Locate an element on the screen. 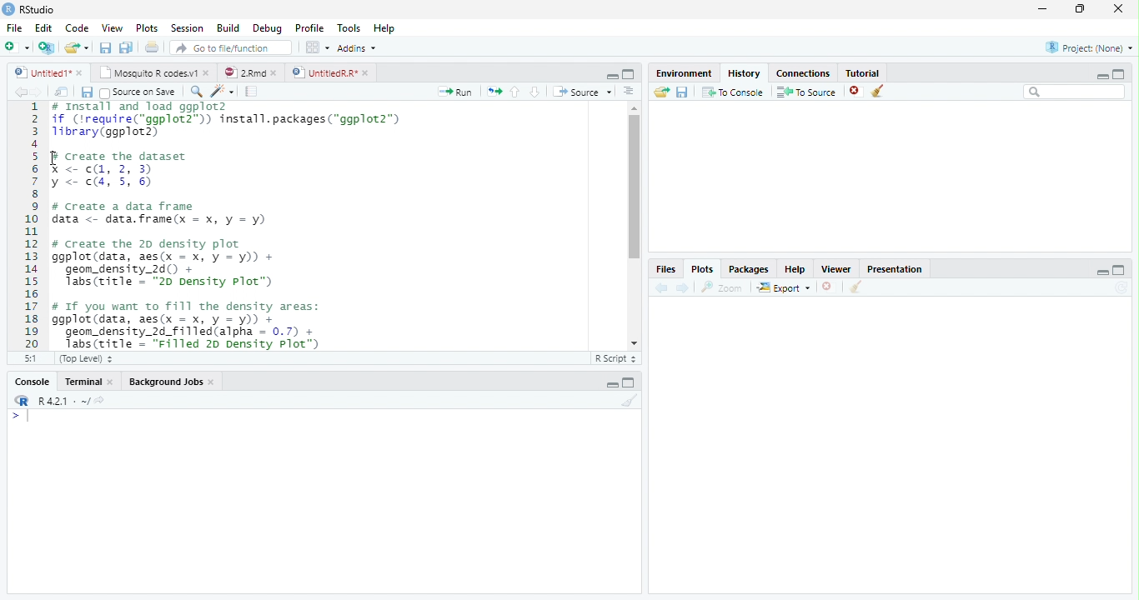 This screenshot has width=1139, height=600. save workspace is located at coordinates (684, 92).